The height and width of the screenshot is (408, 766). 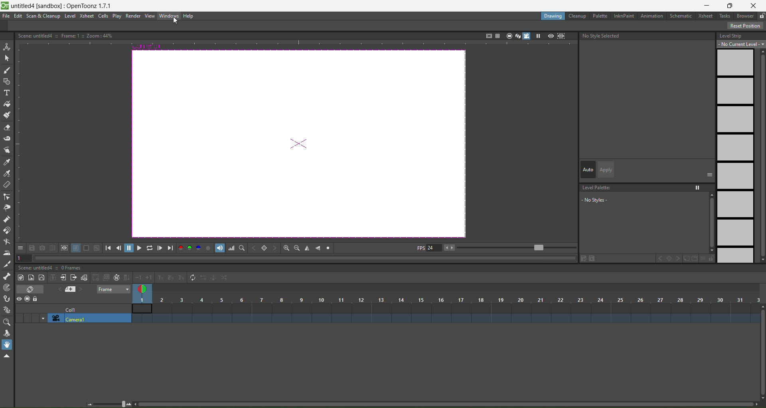 I want to click on create blank drawing, so click(x=100, y=277).